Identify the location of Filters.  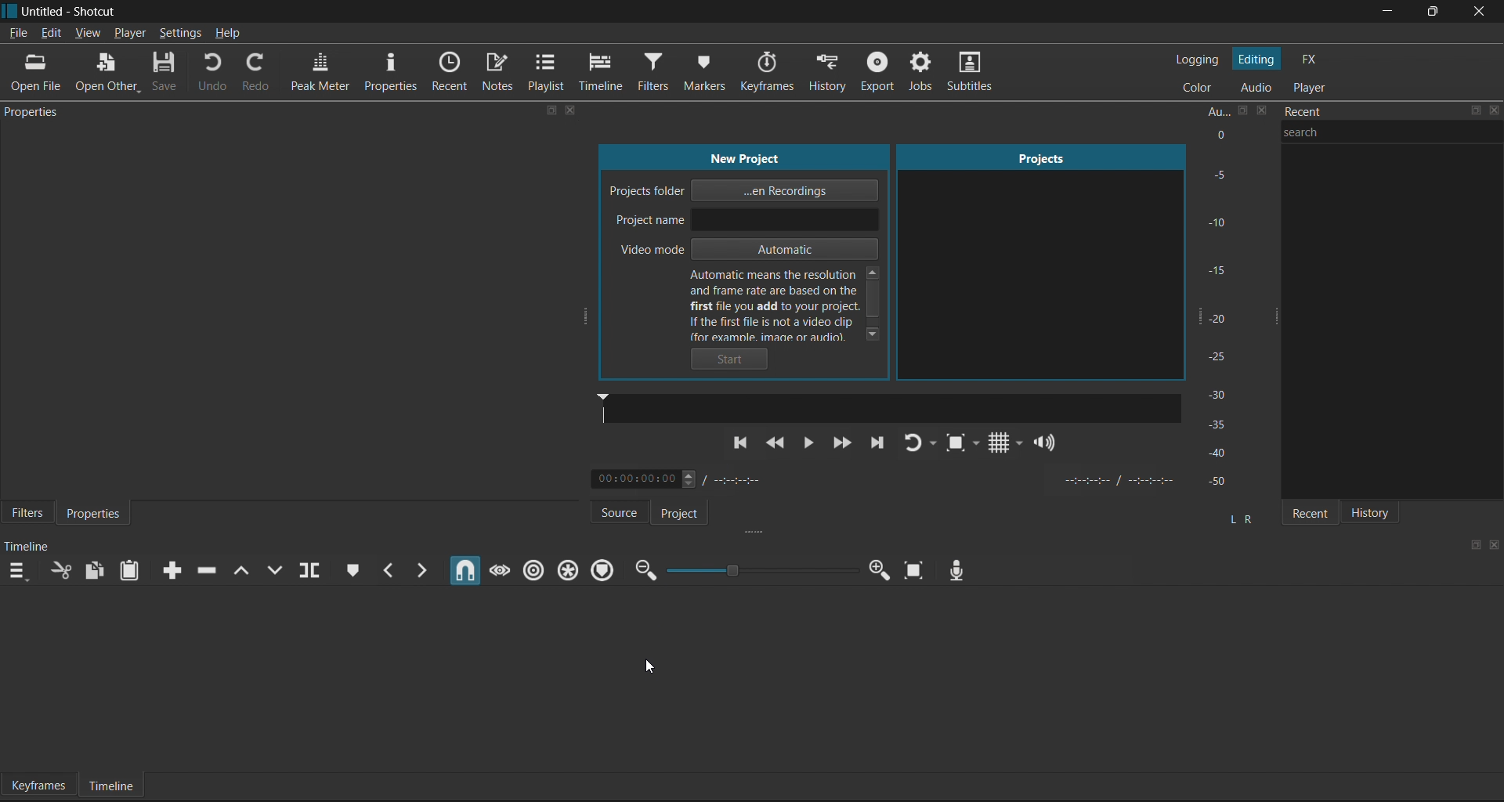
(25, 515).